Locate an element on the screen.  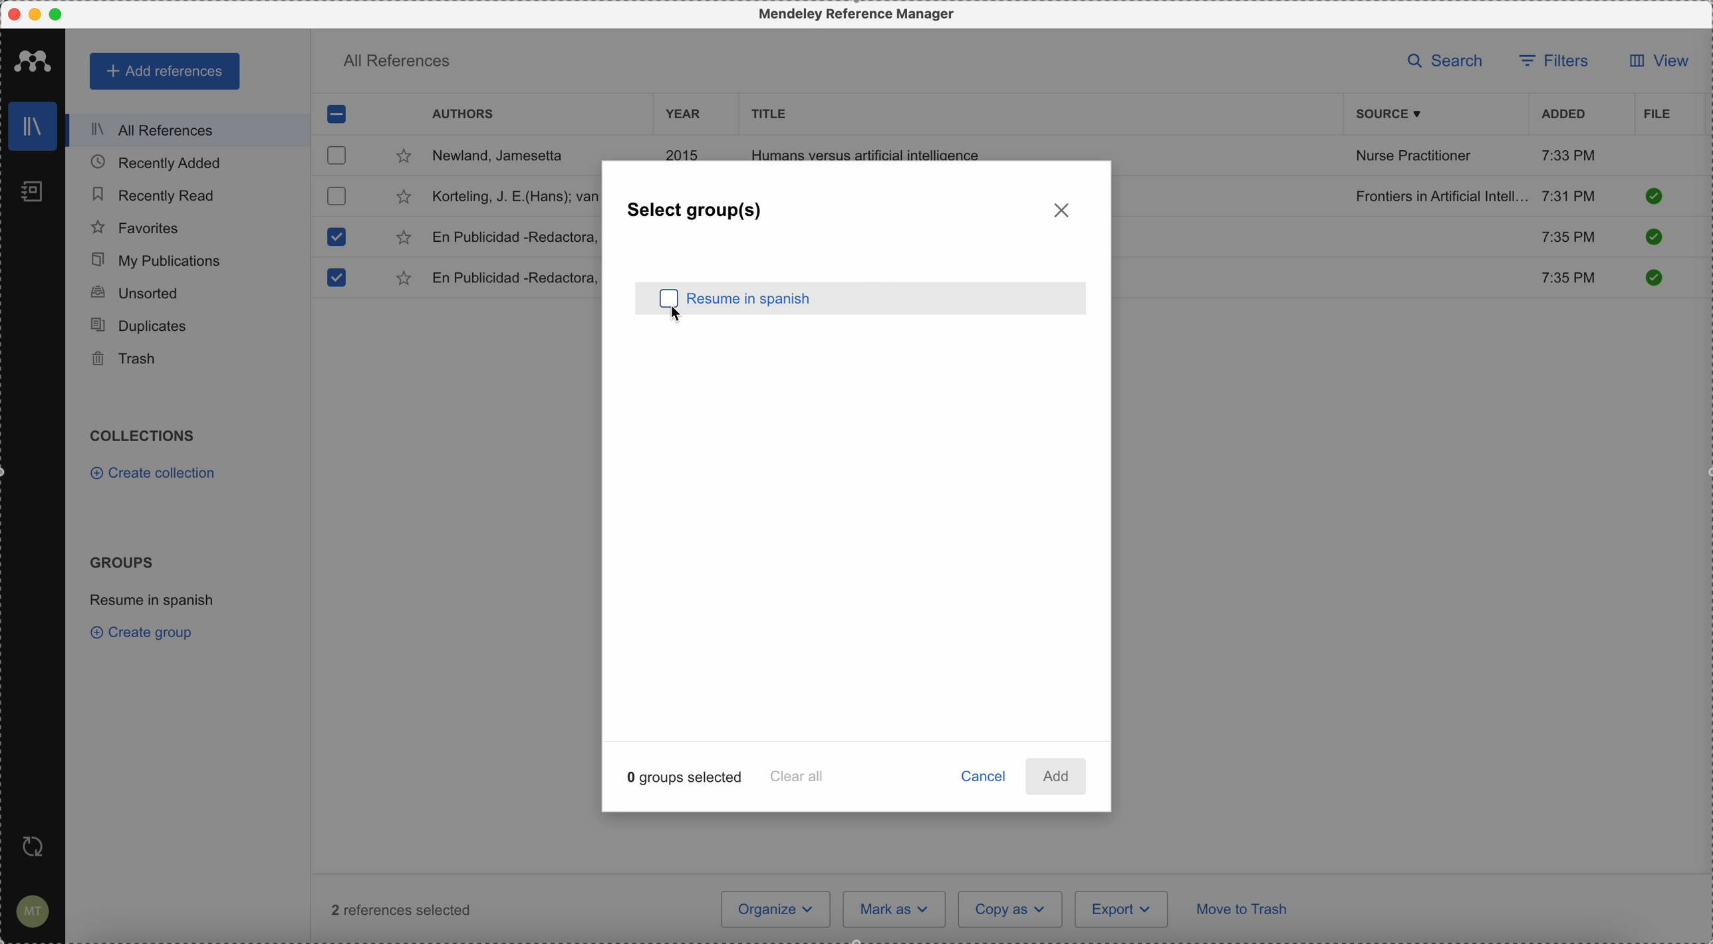
source is located at coordinates (1398, 114).